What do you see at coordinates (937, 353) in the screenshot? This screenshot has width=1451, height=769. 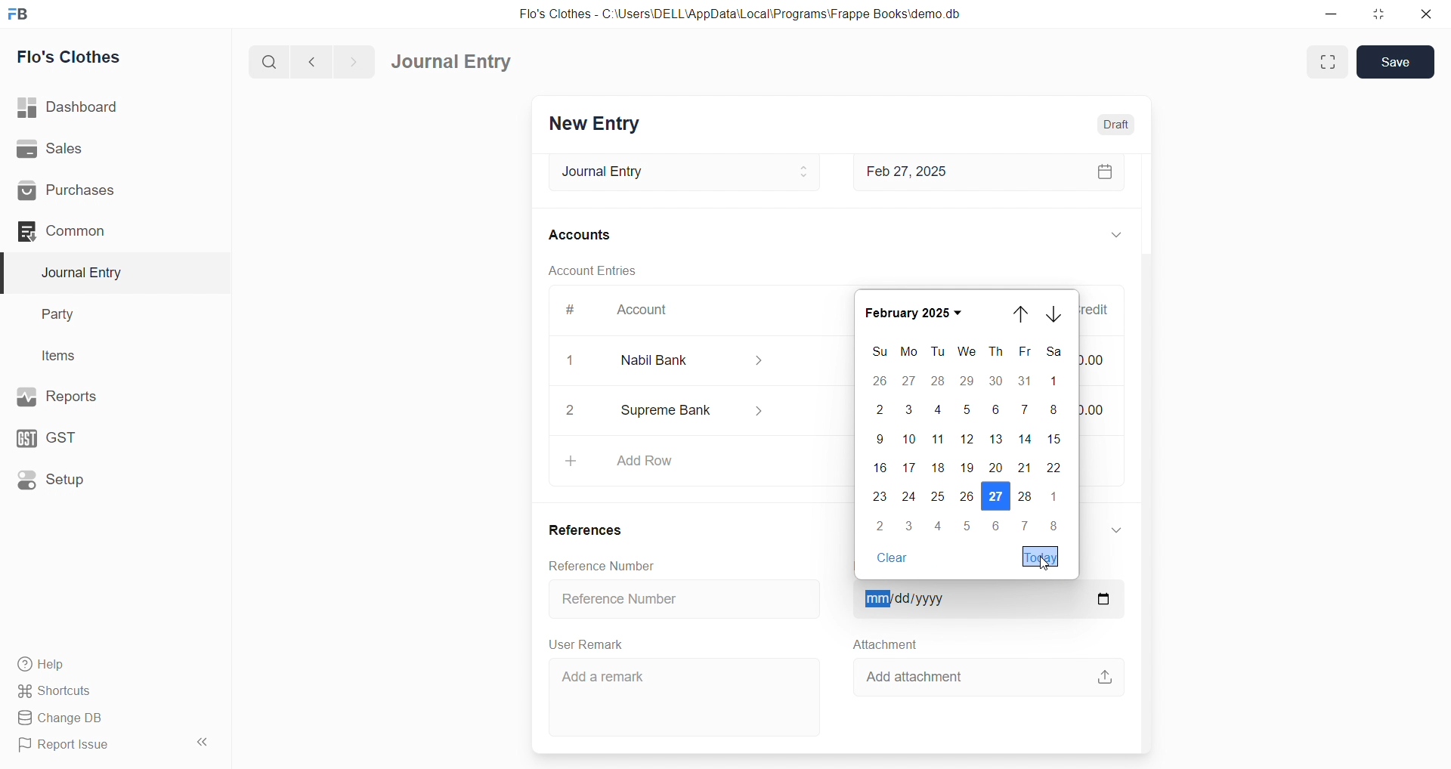 I see `TU` at bounding box center [937, 353].